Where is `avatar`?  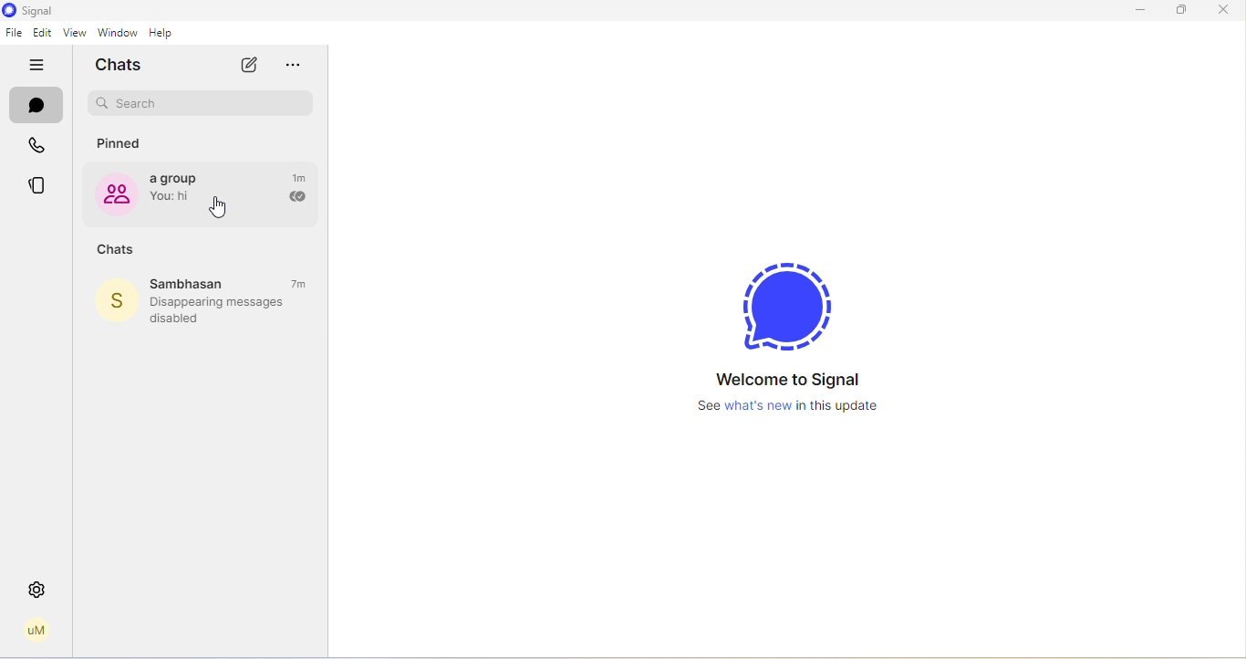 avatar is located at coordinates (113, 302).